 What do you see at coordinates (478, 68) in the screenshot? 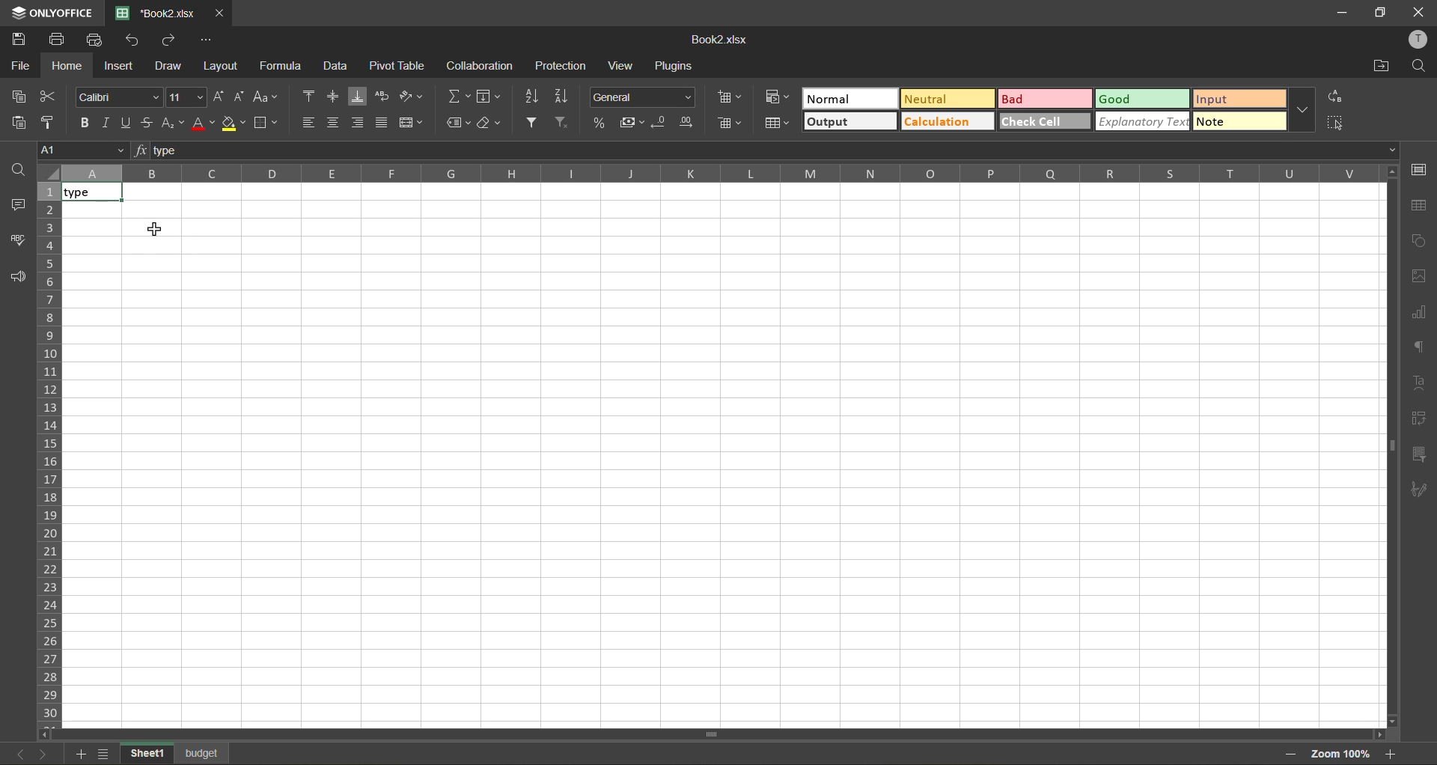
I see `collaboration` at bounding box center [478, 68].